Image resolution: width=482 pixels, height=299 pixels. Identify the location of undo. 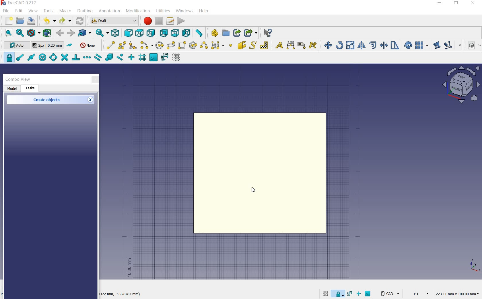
(49, 21).